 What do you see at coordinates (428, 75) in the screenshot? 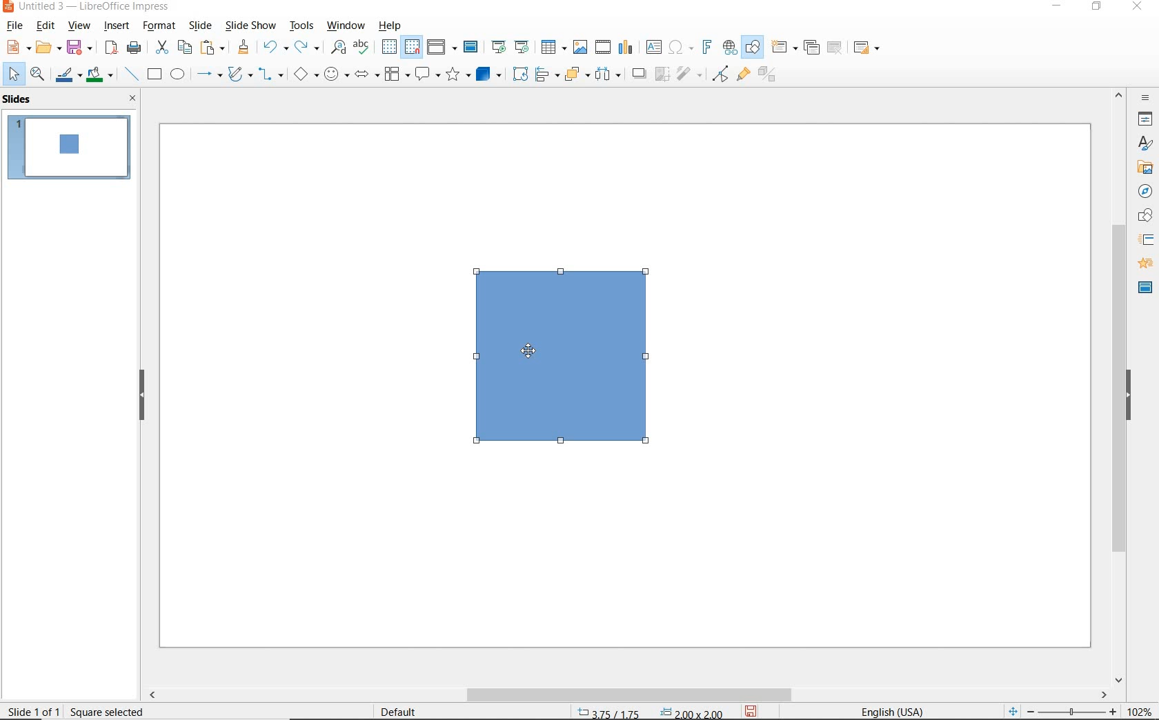
I see `callout shapes` at bounding box center [428, 75].